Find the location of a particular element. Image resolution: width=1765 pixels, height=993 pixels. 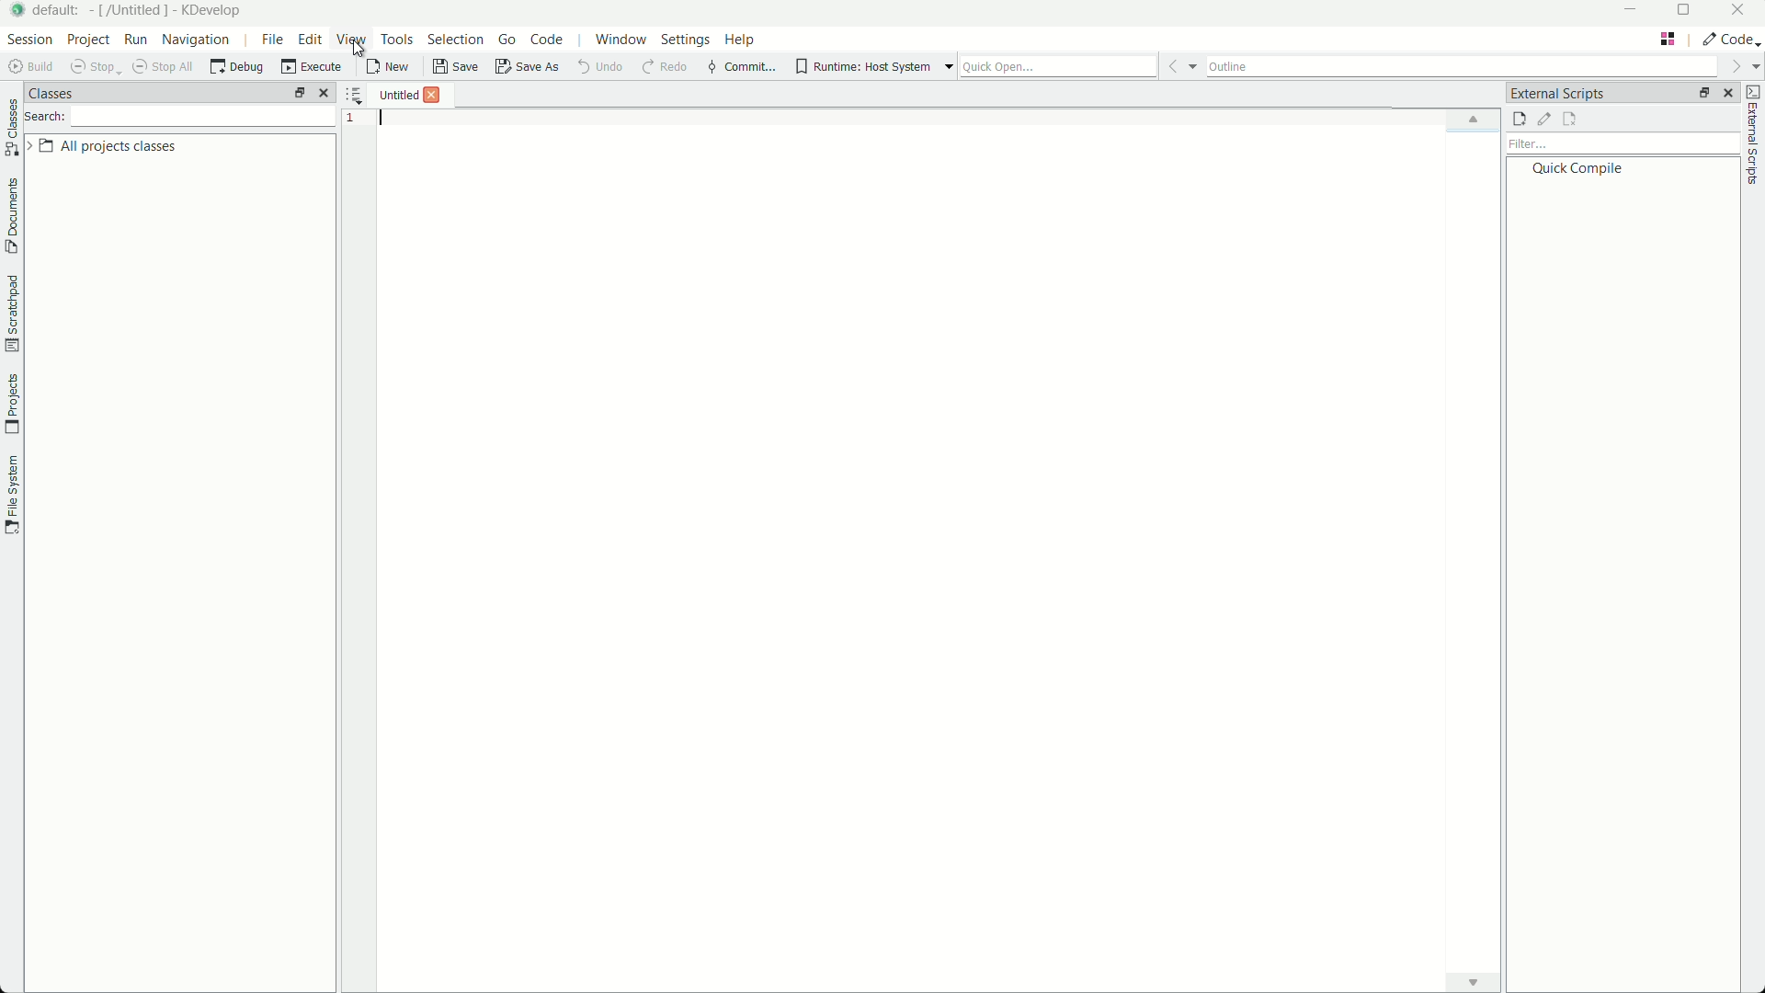

selection menu is located at coordinates (456, 39).